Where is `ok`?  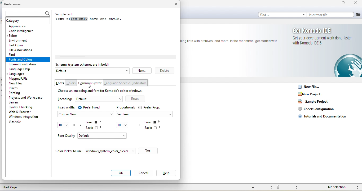 ok is located at coordinates (121, 173).